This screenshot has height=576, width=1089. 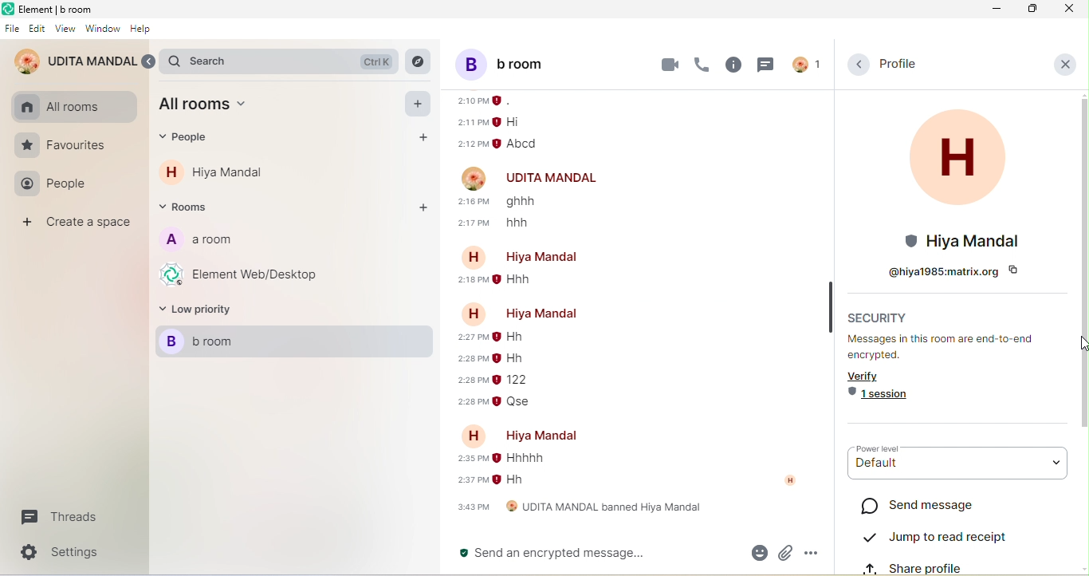 I want to click on read by hiya mandal, so click(x=794, y=485).